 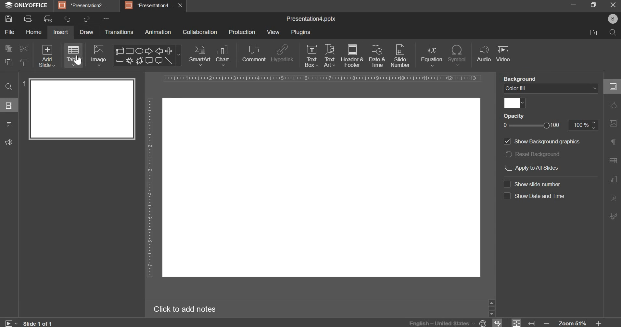 I want to click on slide settings, so click(x=614, y=86).